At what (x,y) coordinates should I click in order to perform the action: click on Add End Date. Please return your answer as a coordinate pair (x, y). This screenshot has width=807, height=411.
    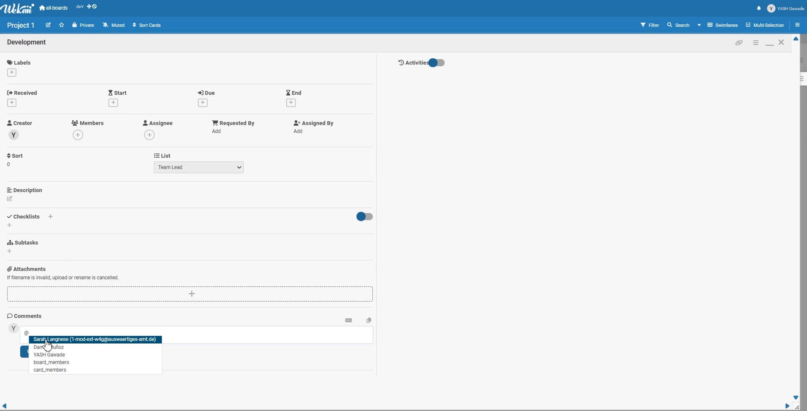
    Looking at the image, I should click on (294, 92).